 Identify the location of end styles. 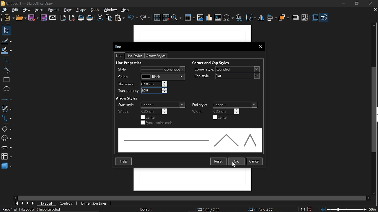
(224, 105).